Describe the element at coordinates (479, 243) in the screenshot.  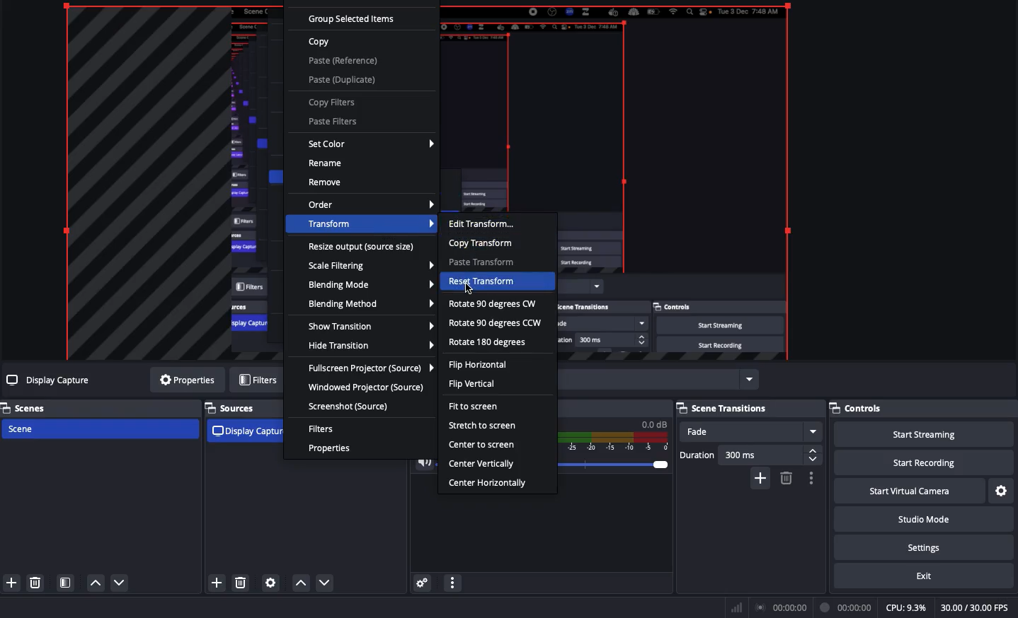
I see `Copy transform ` at that location.